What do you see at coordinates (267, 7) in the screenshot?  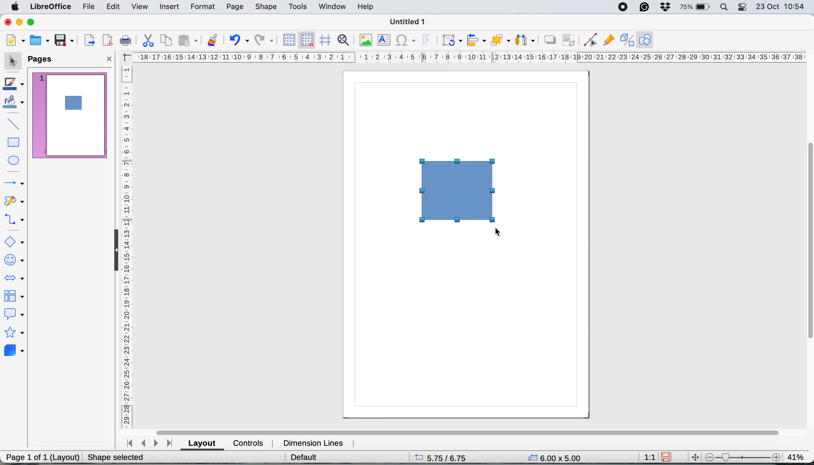 I see `shape` at bounding box center [267, 7].